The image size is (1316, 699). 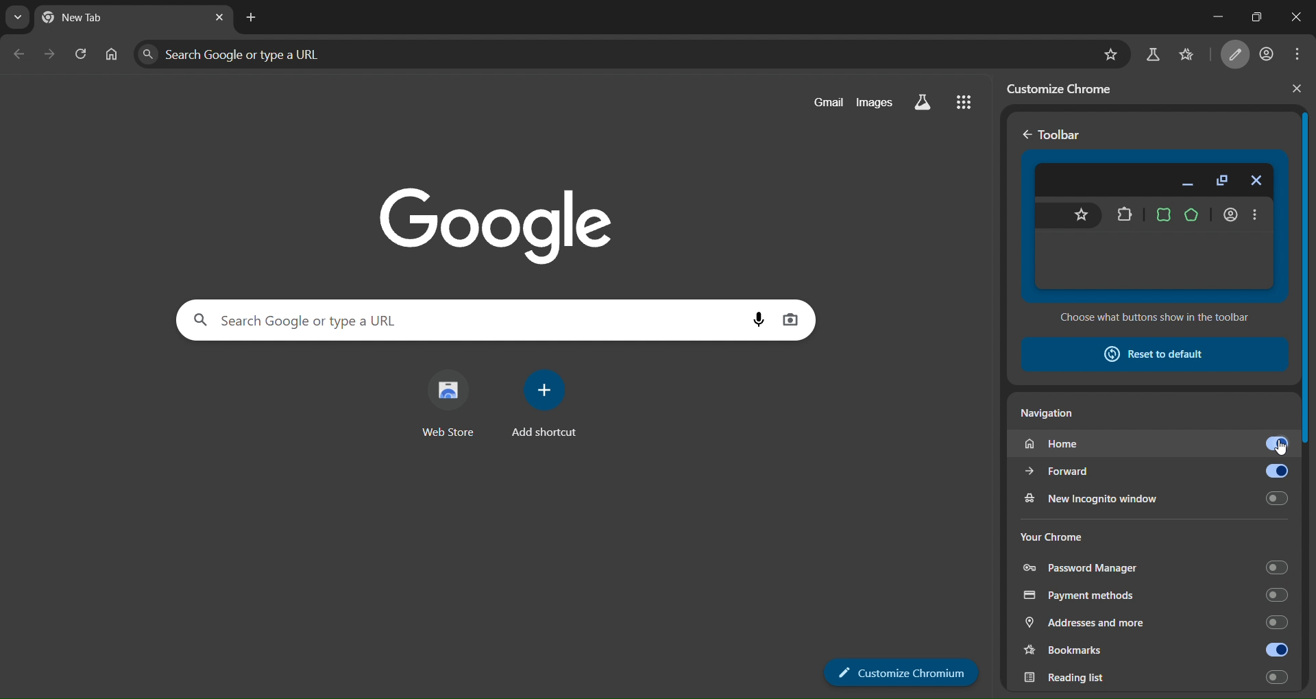 What do you see at coordinates (1155, 621) in the screenshot?
I see `addresses and more` at bounding box center [1155, 621].